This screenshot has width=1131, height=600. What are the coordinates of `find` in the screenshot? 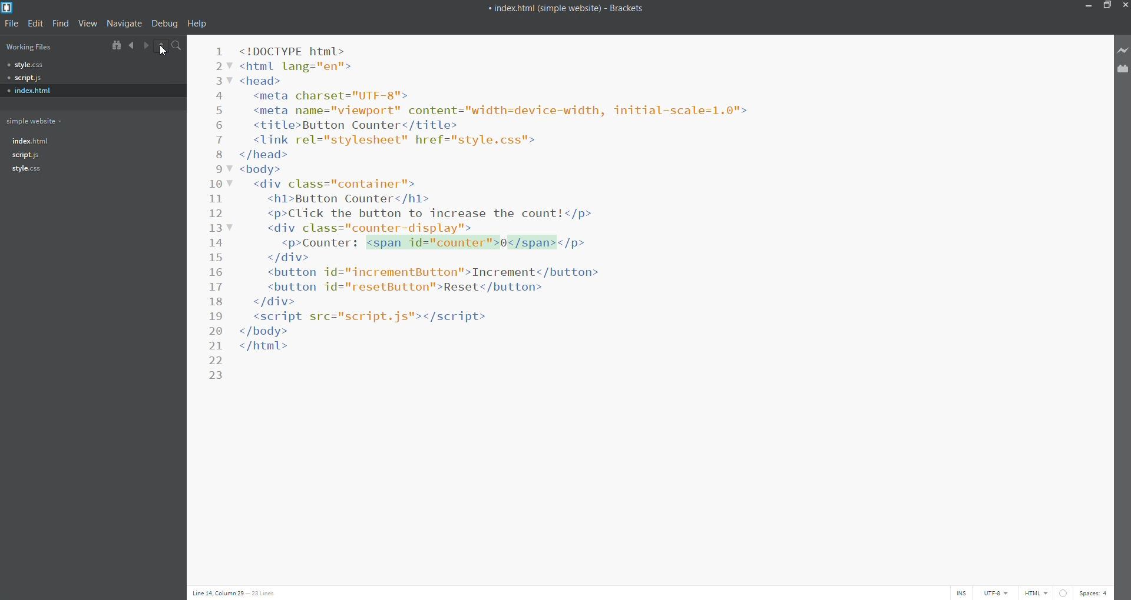 It's located at (61, 22).